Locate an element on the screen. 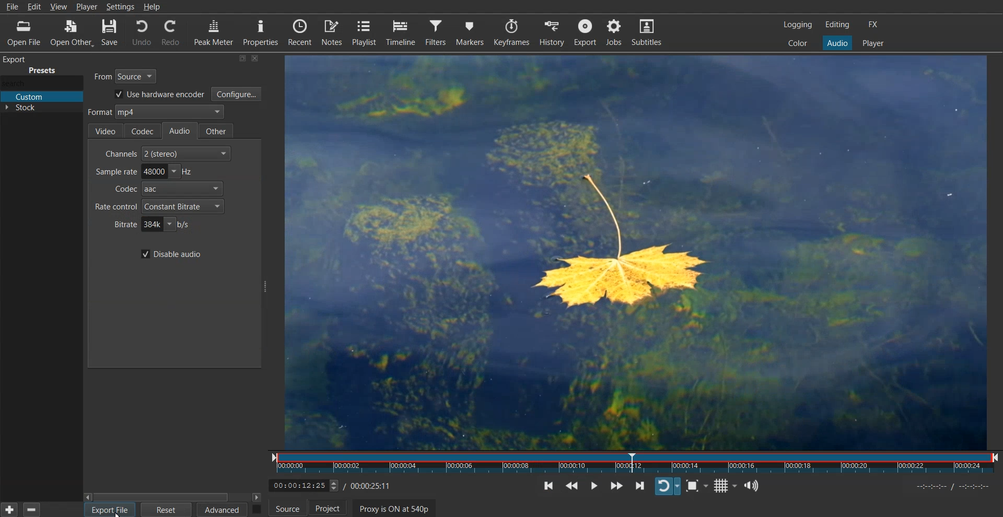 This screenshot has width=1003, height=517. File is located at coordinates (13, 7).